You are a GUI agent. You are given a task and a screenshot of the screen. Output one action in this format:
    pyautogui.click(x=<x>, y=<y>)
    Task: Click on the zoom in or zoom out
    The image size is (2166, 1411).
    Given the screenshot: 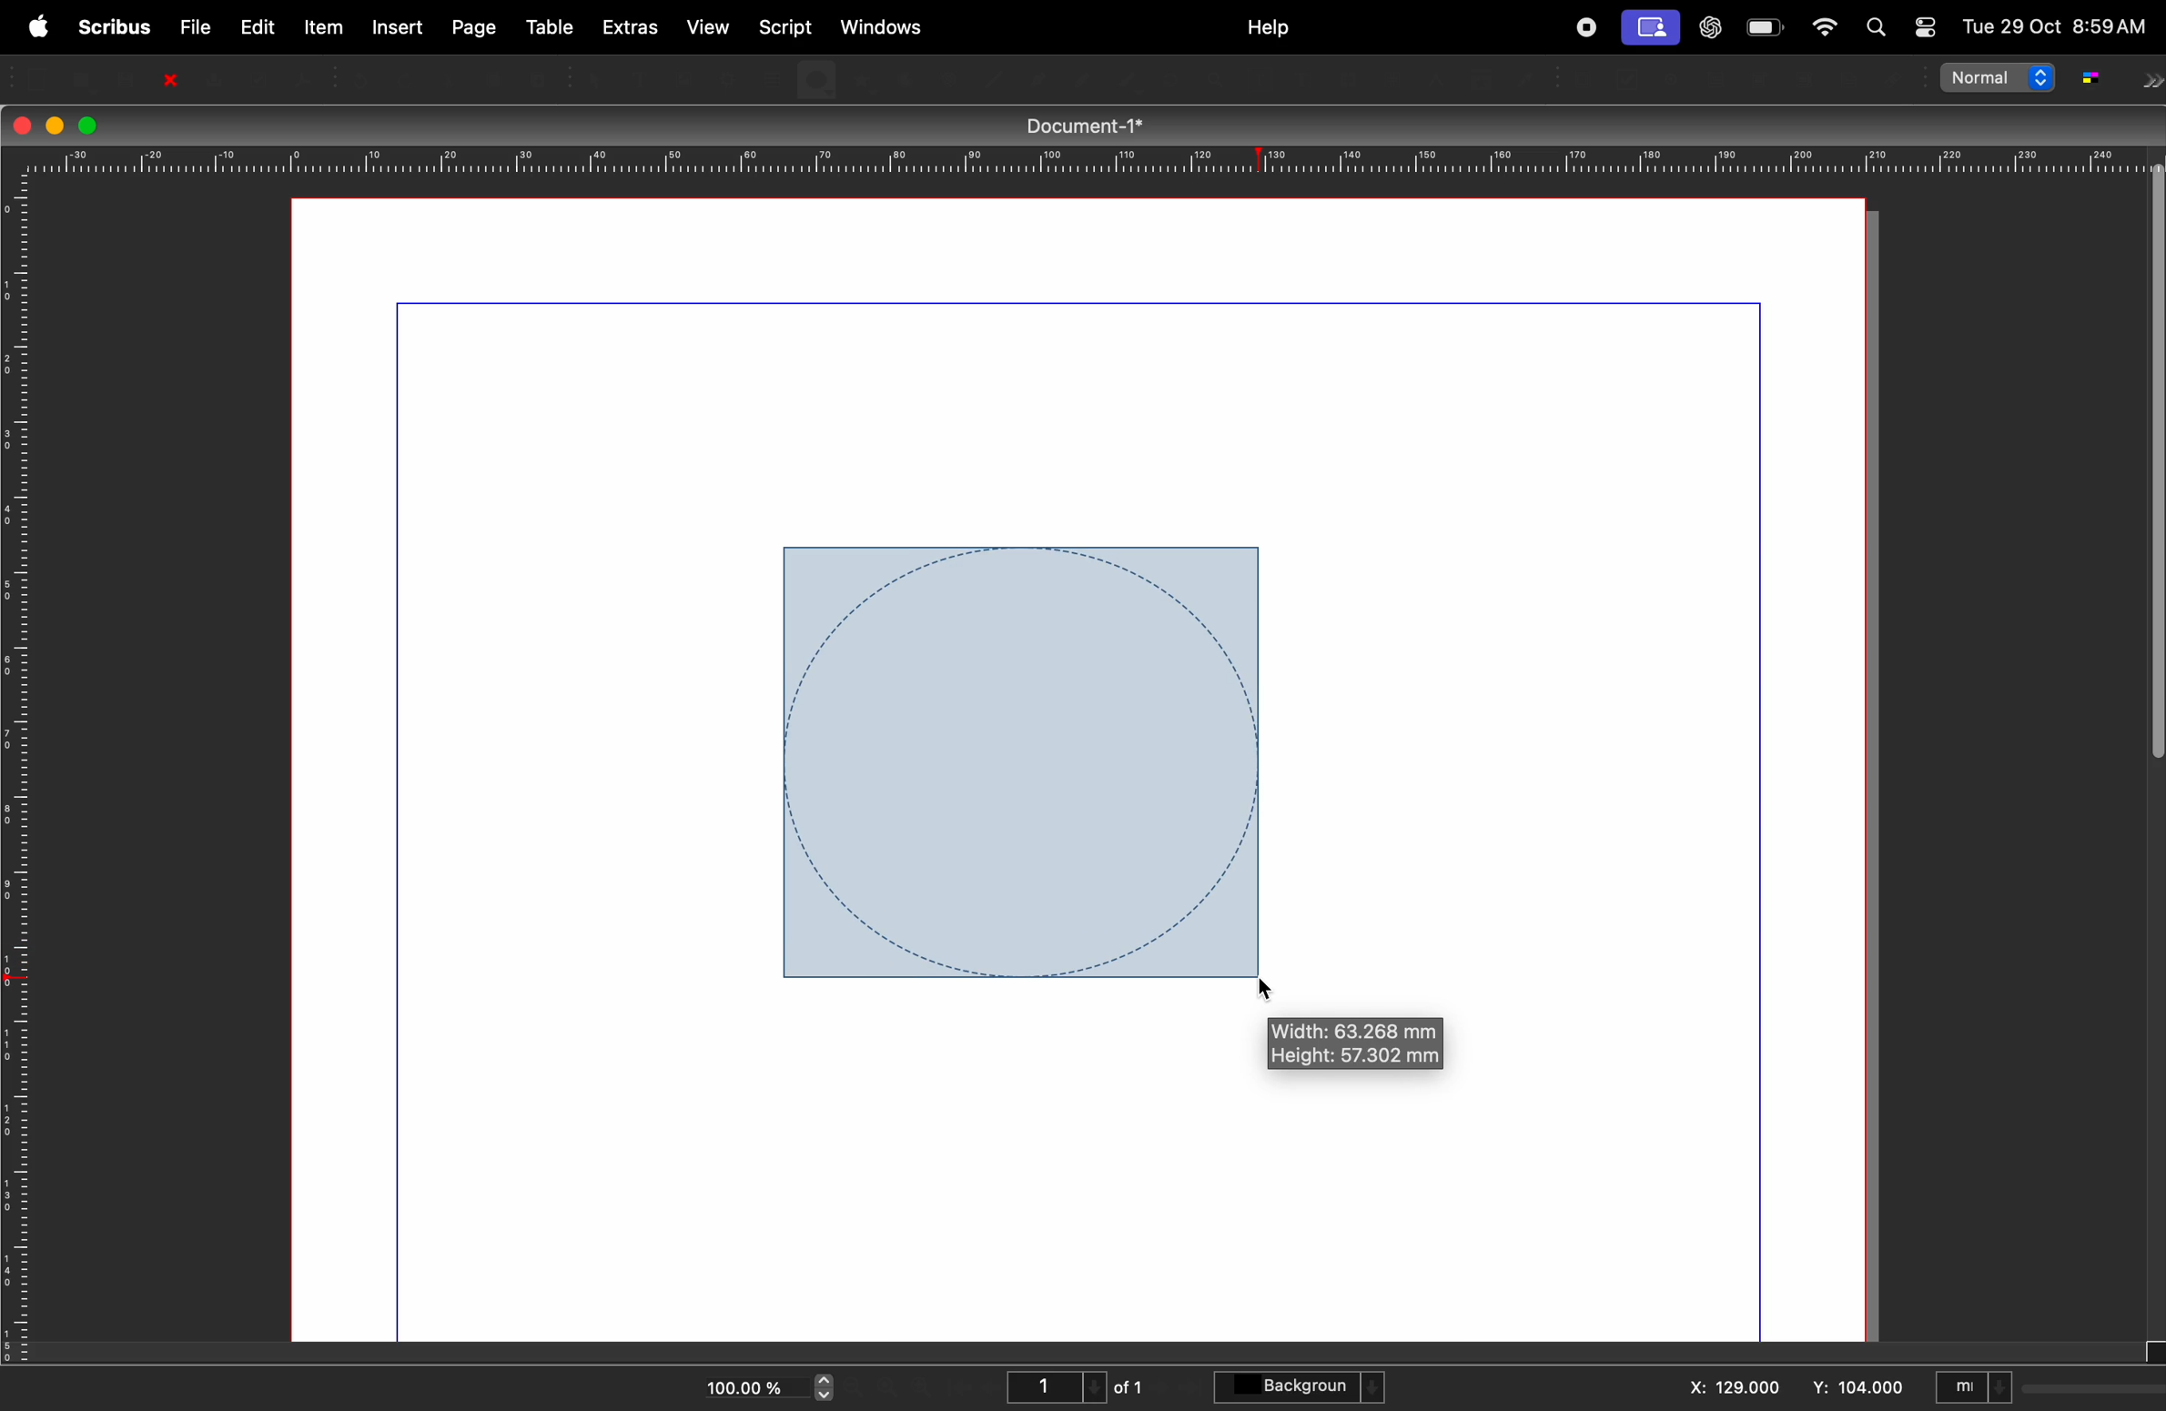 What is the action you would take?
    pyautogui.click(x=1217, y=80)
    